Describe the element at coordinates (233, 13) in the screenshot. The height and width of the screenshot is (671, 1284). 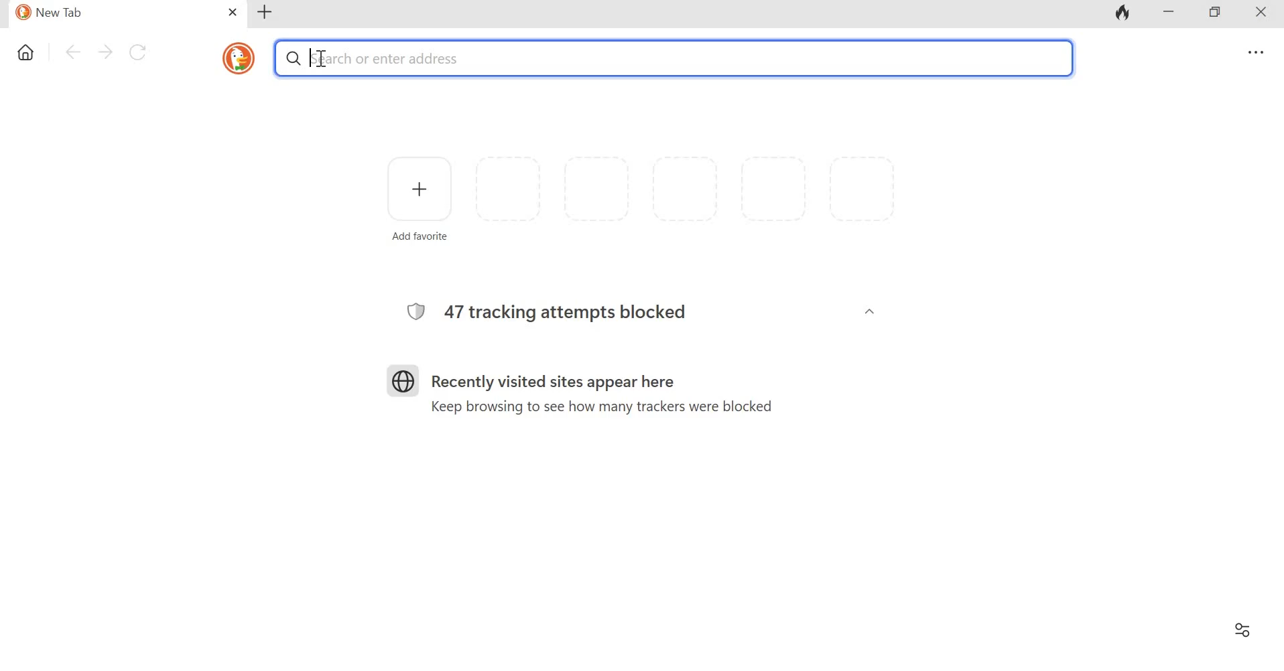
I see `close` at that location.